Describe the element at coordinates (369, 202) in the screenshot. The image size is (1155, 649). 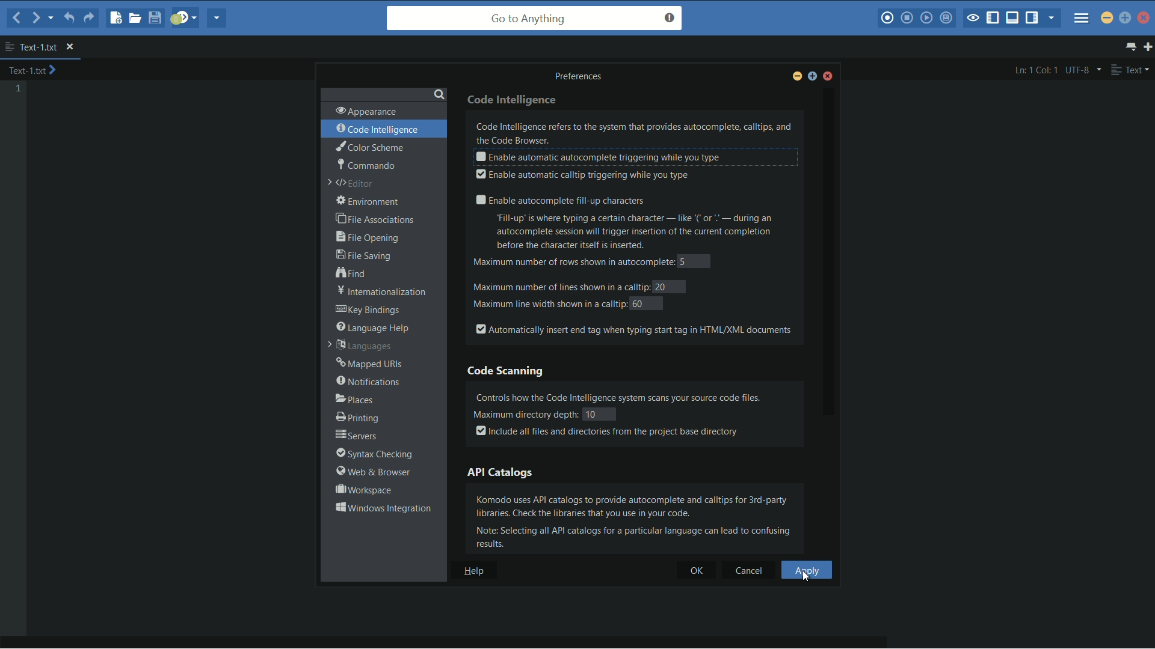
I see `environment` at that location.